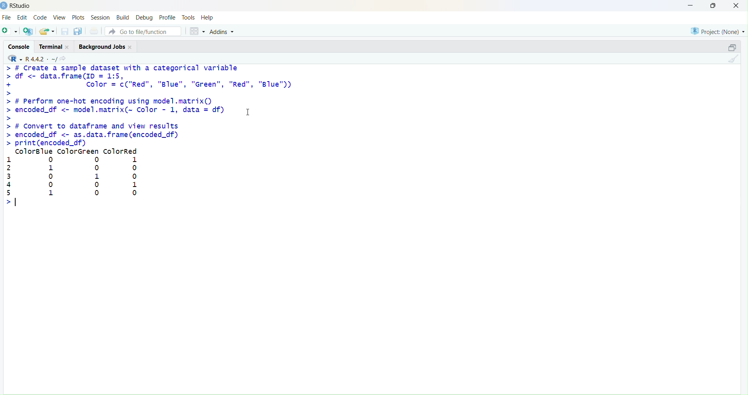  What do you see at coordinates (223, 32) in the screenshot?
I see `addins` at bounding box center [223, 32].